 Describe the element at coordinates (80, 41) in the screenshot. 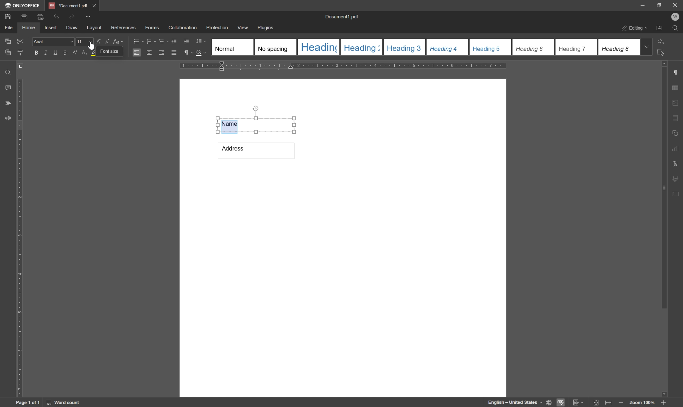

I see `font size` at that location.